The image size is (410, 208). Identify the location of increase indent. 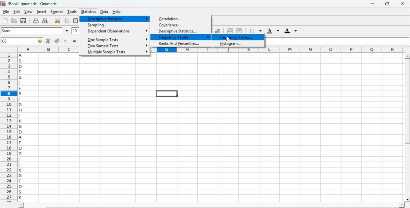
(239, 31).